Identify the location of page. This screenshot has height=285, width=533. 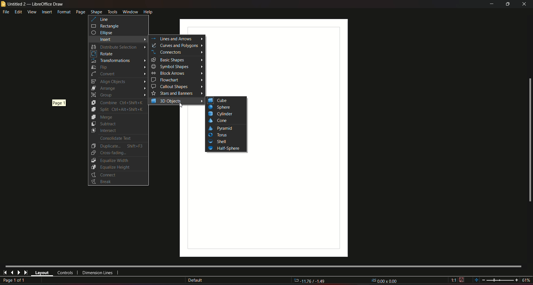
(80, 12).